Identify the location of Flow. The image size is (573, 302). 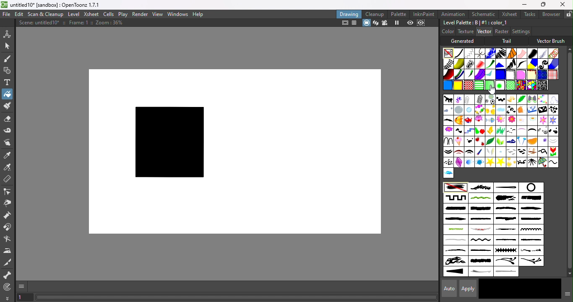
(510, 120).